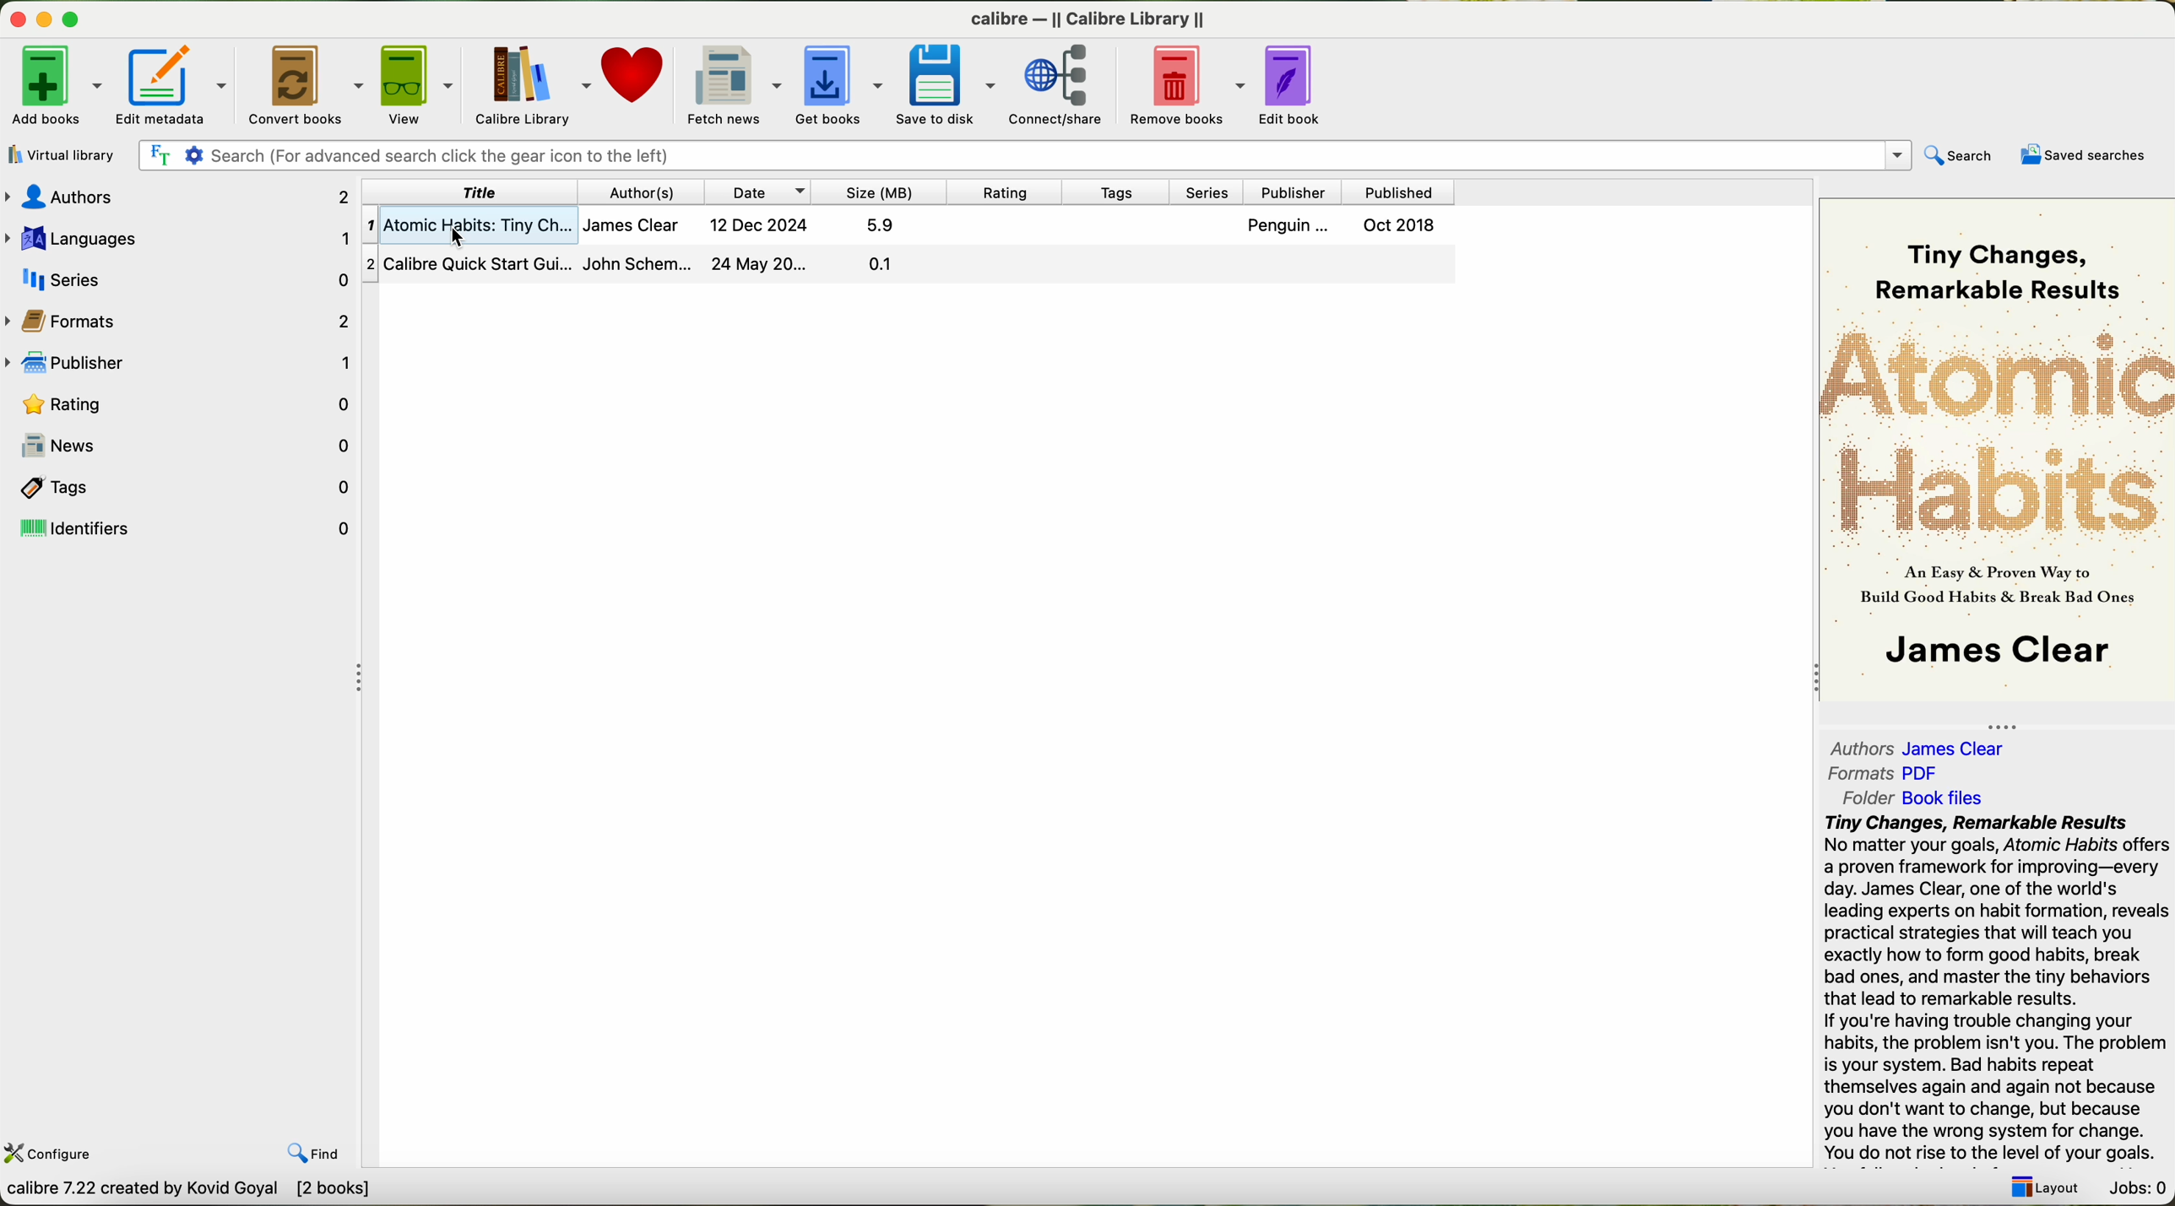 This screenshot has height=1206, width=2175. What do you see at coordinates (180, 360) in the screenshot?
I see `publisher` at bounding box center [180, 360].